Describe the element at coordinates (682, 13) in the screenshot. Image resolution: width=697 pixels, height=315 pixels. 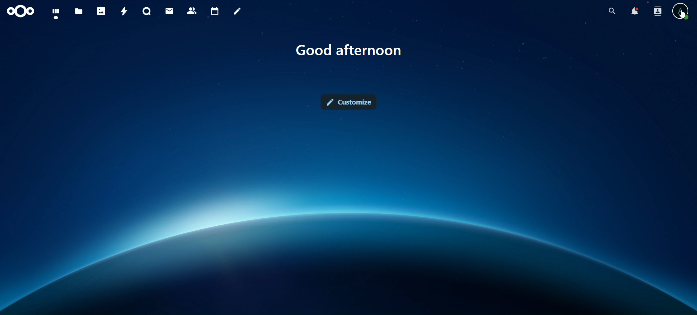
I see `view profile` at that location.